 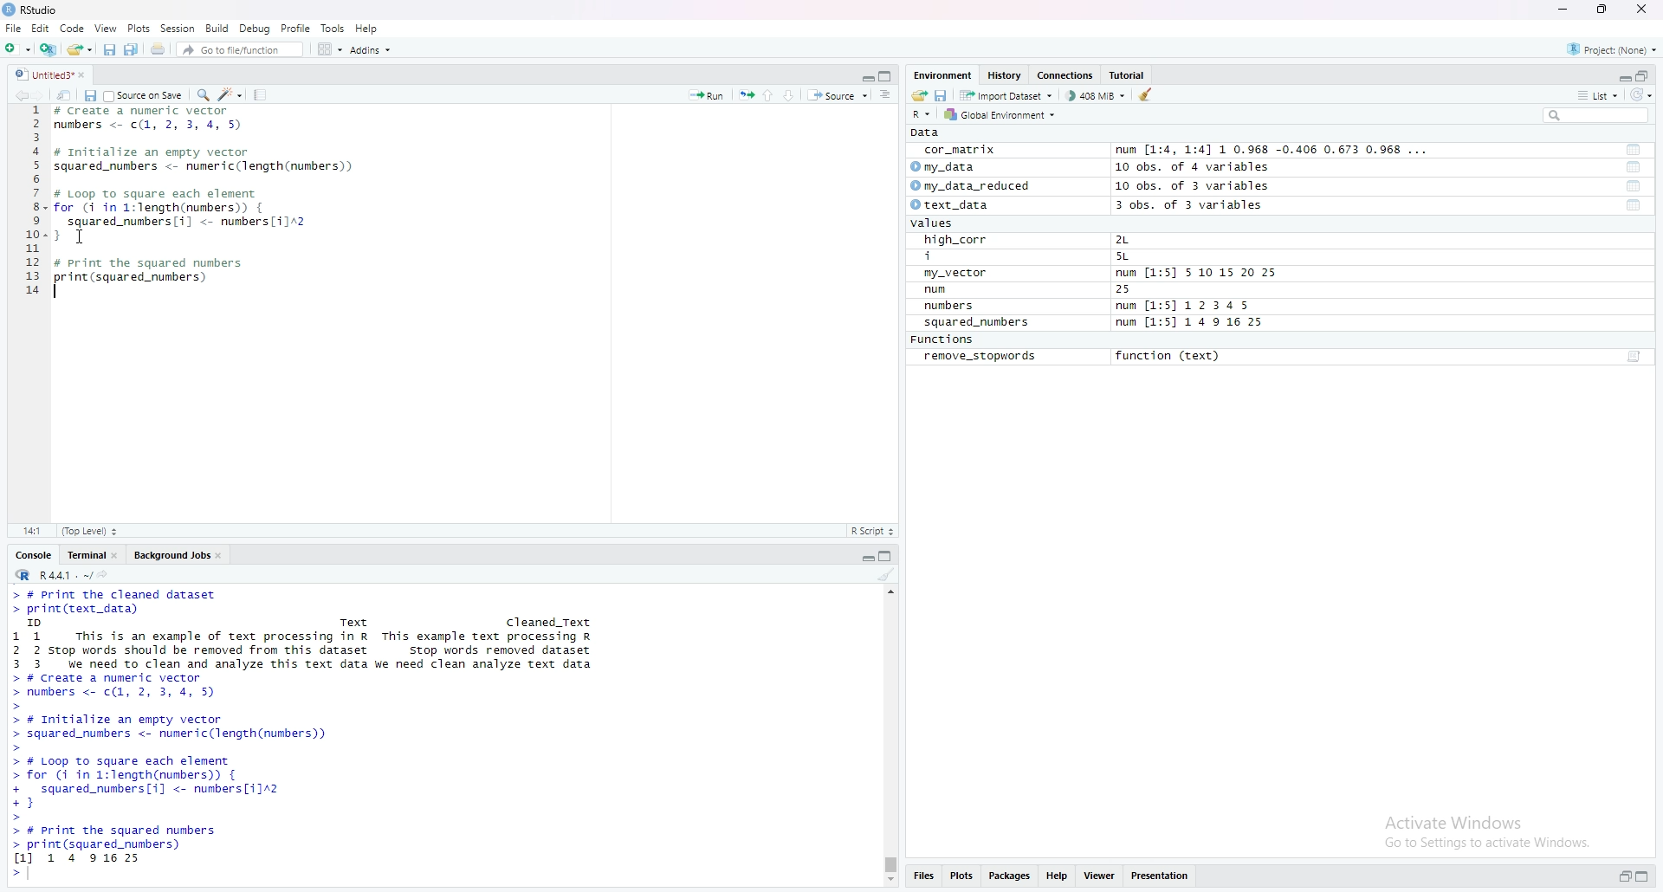 I want to click on Functions, so click(x=945, y=340).